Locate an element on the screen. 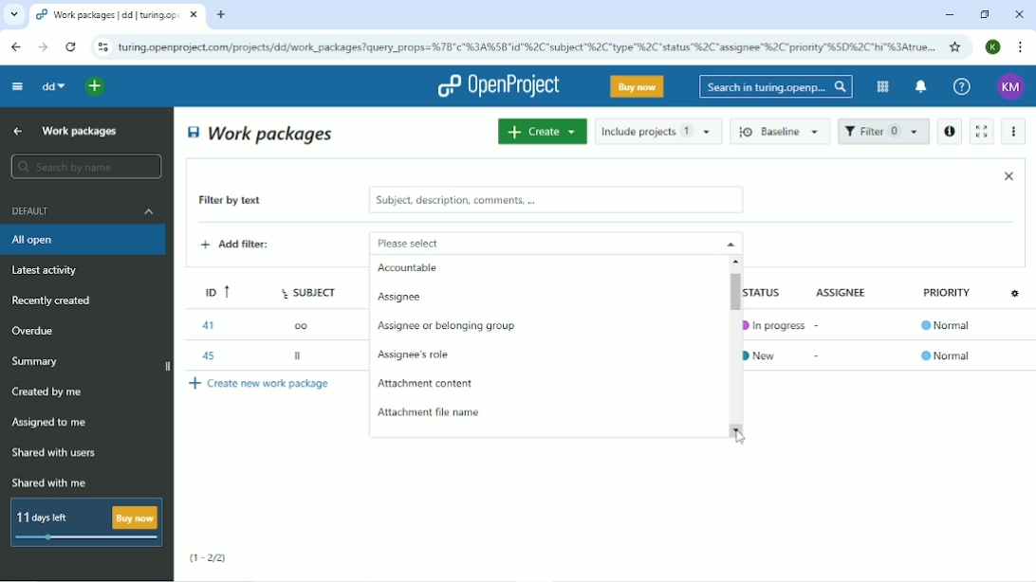 The image size is (1036, 582). Create new work package is located at coordinates (261, 383).